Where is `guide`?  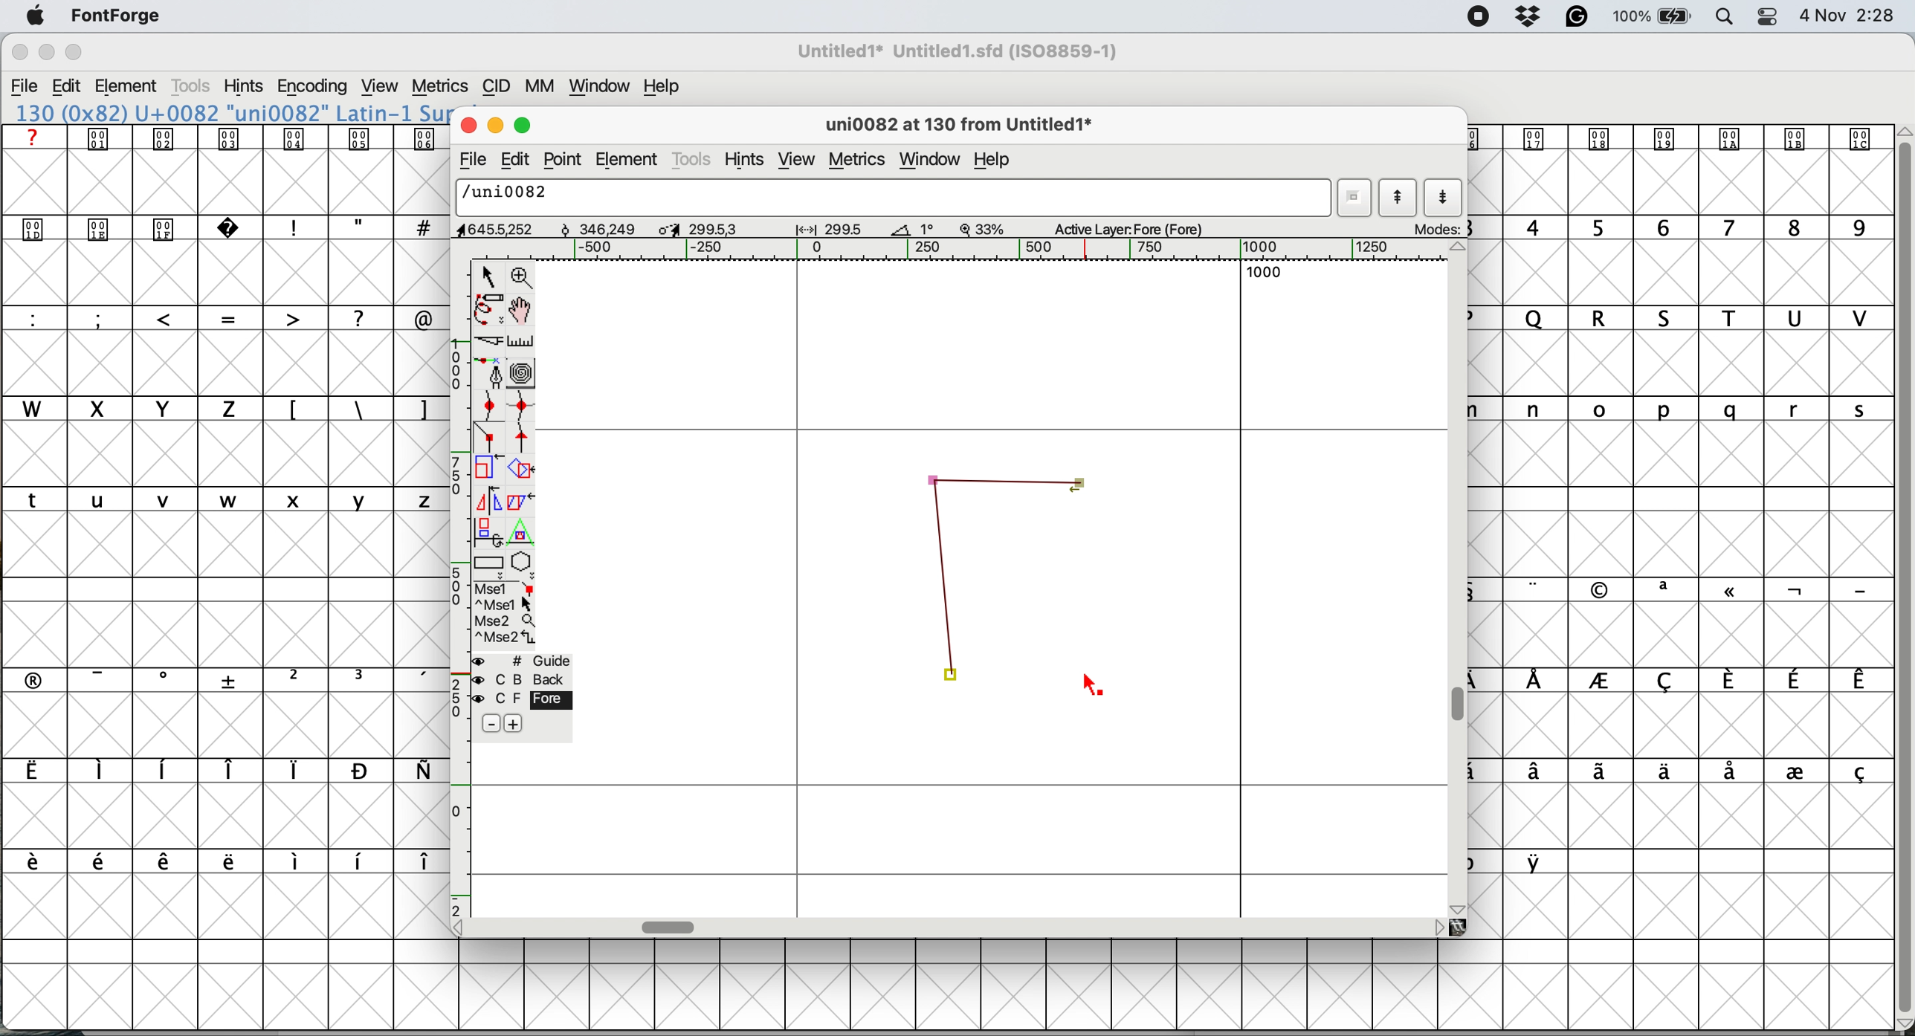 guide is located at coordinates (523, 661).